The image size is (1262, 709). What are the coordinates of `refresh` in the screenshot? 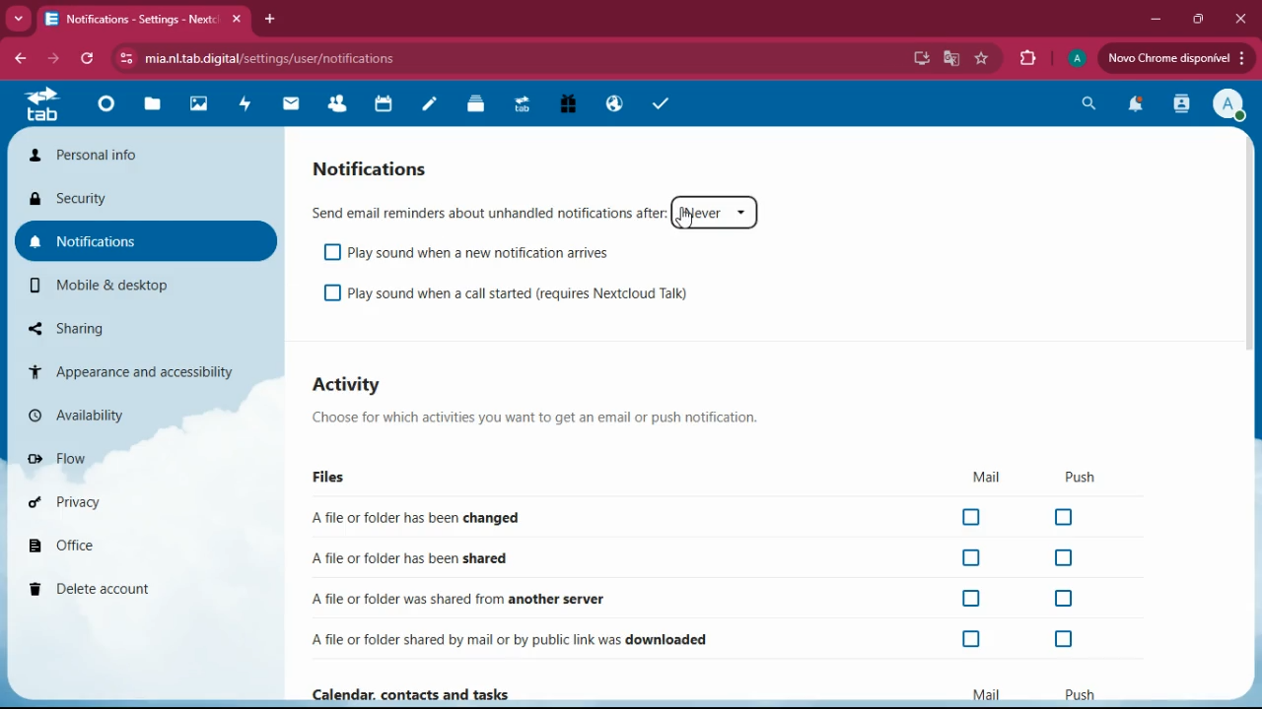 It's located at (89, 59).